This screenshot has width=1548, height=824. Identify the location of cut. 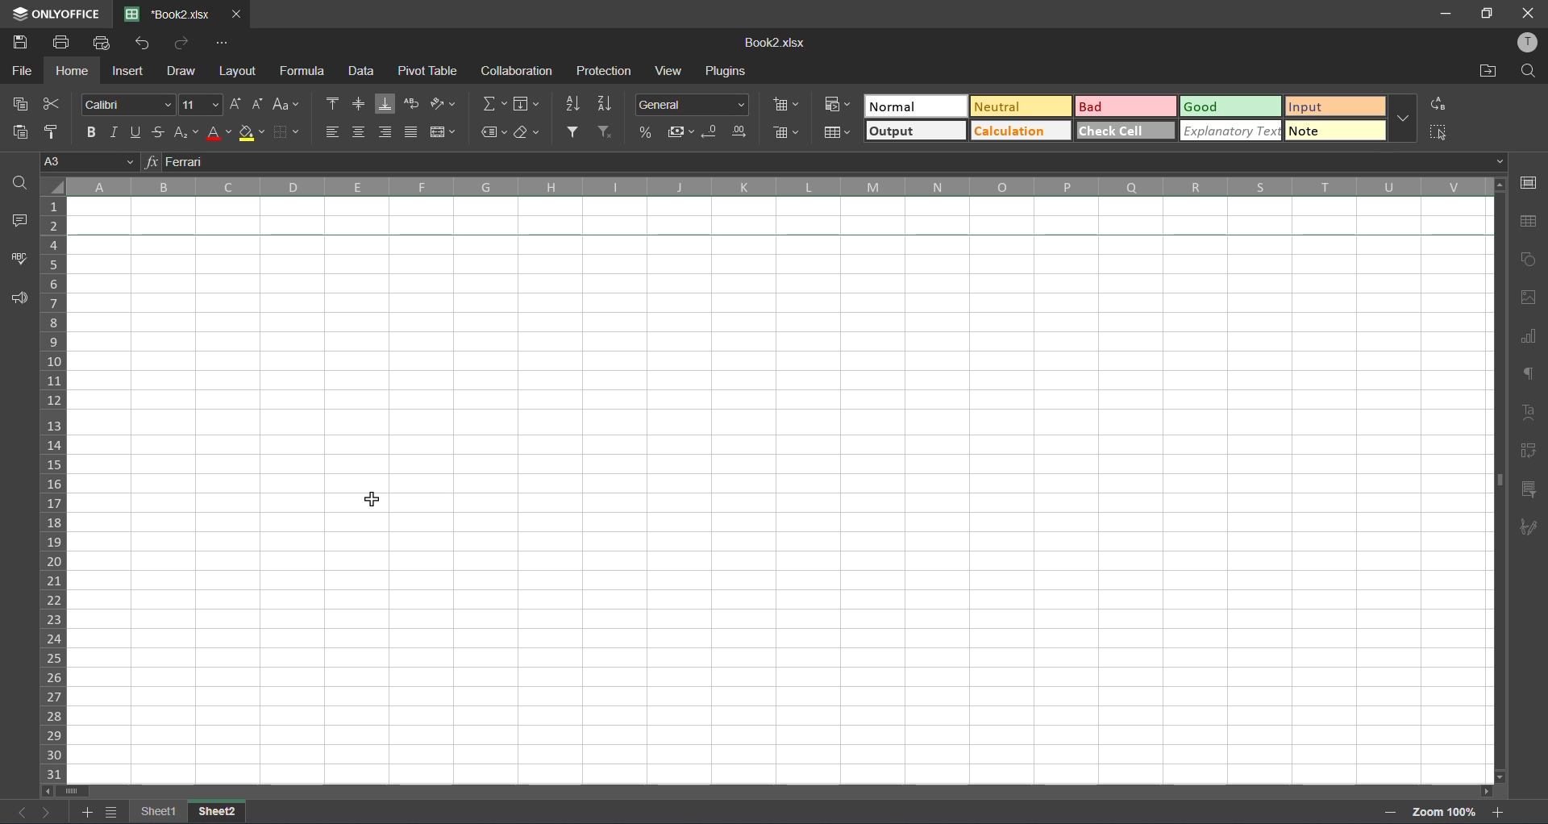
(52, 105).